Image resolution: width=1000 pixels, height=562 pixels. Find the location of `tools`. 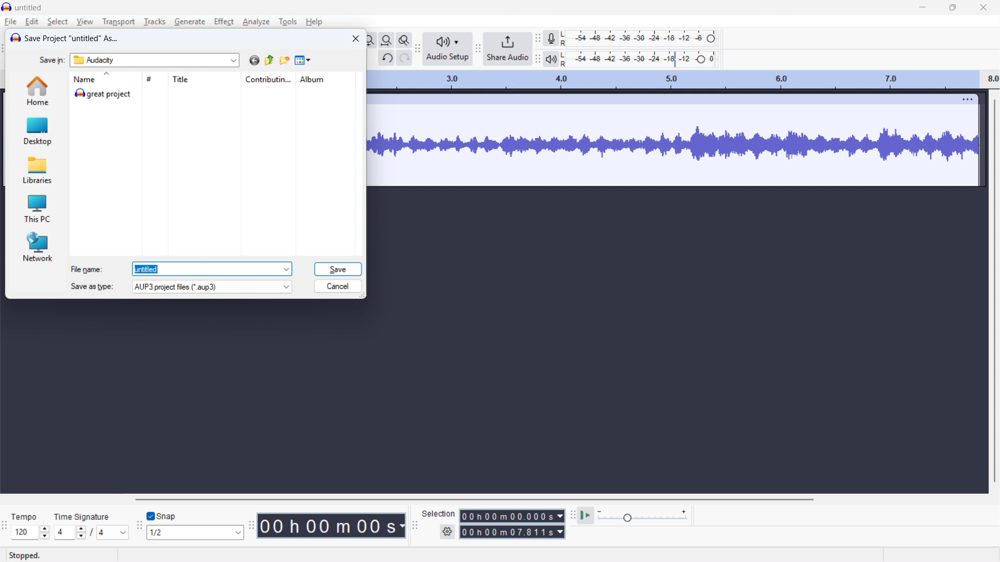

tools is located at coordinates (288, 21).